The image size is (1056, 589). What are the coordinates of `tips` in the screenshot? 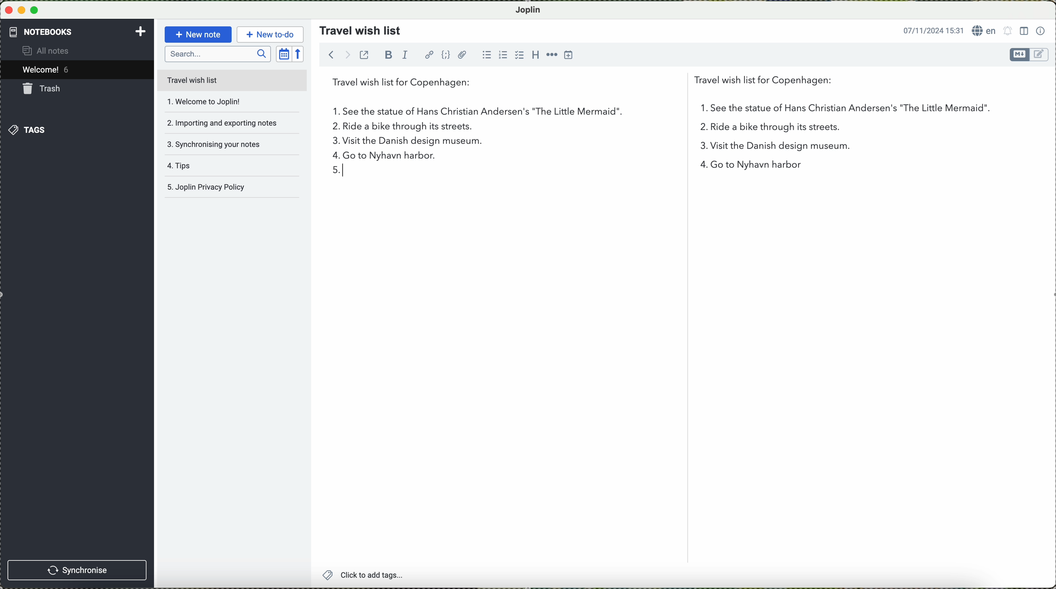 It's located at (216, 169).